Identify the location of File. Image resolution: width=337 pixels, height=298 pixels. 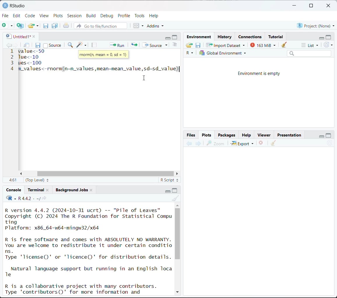
(6, 15).